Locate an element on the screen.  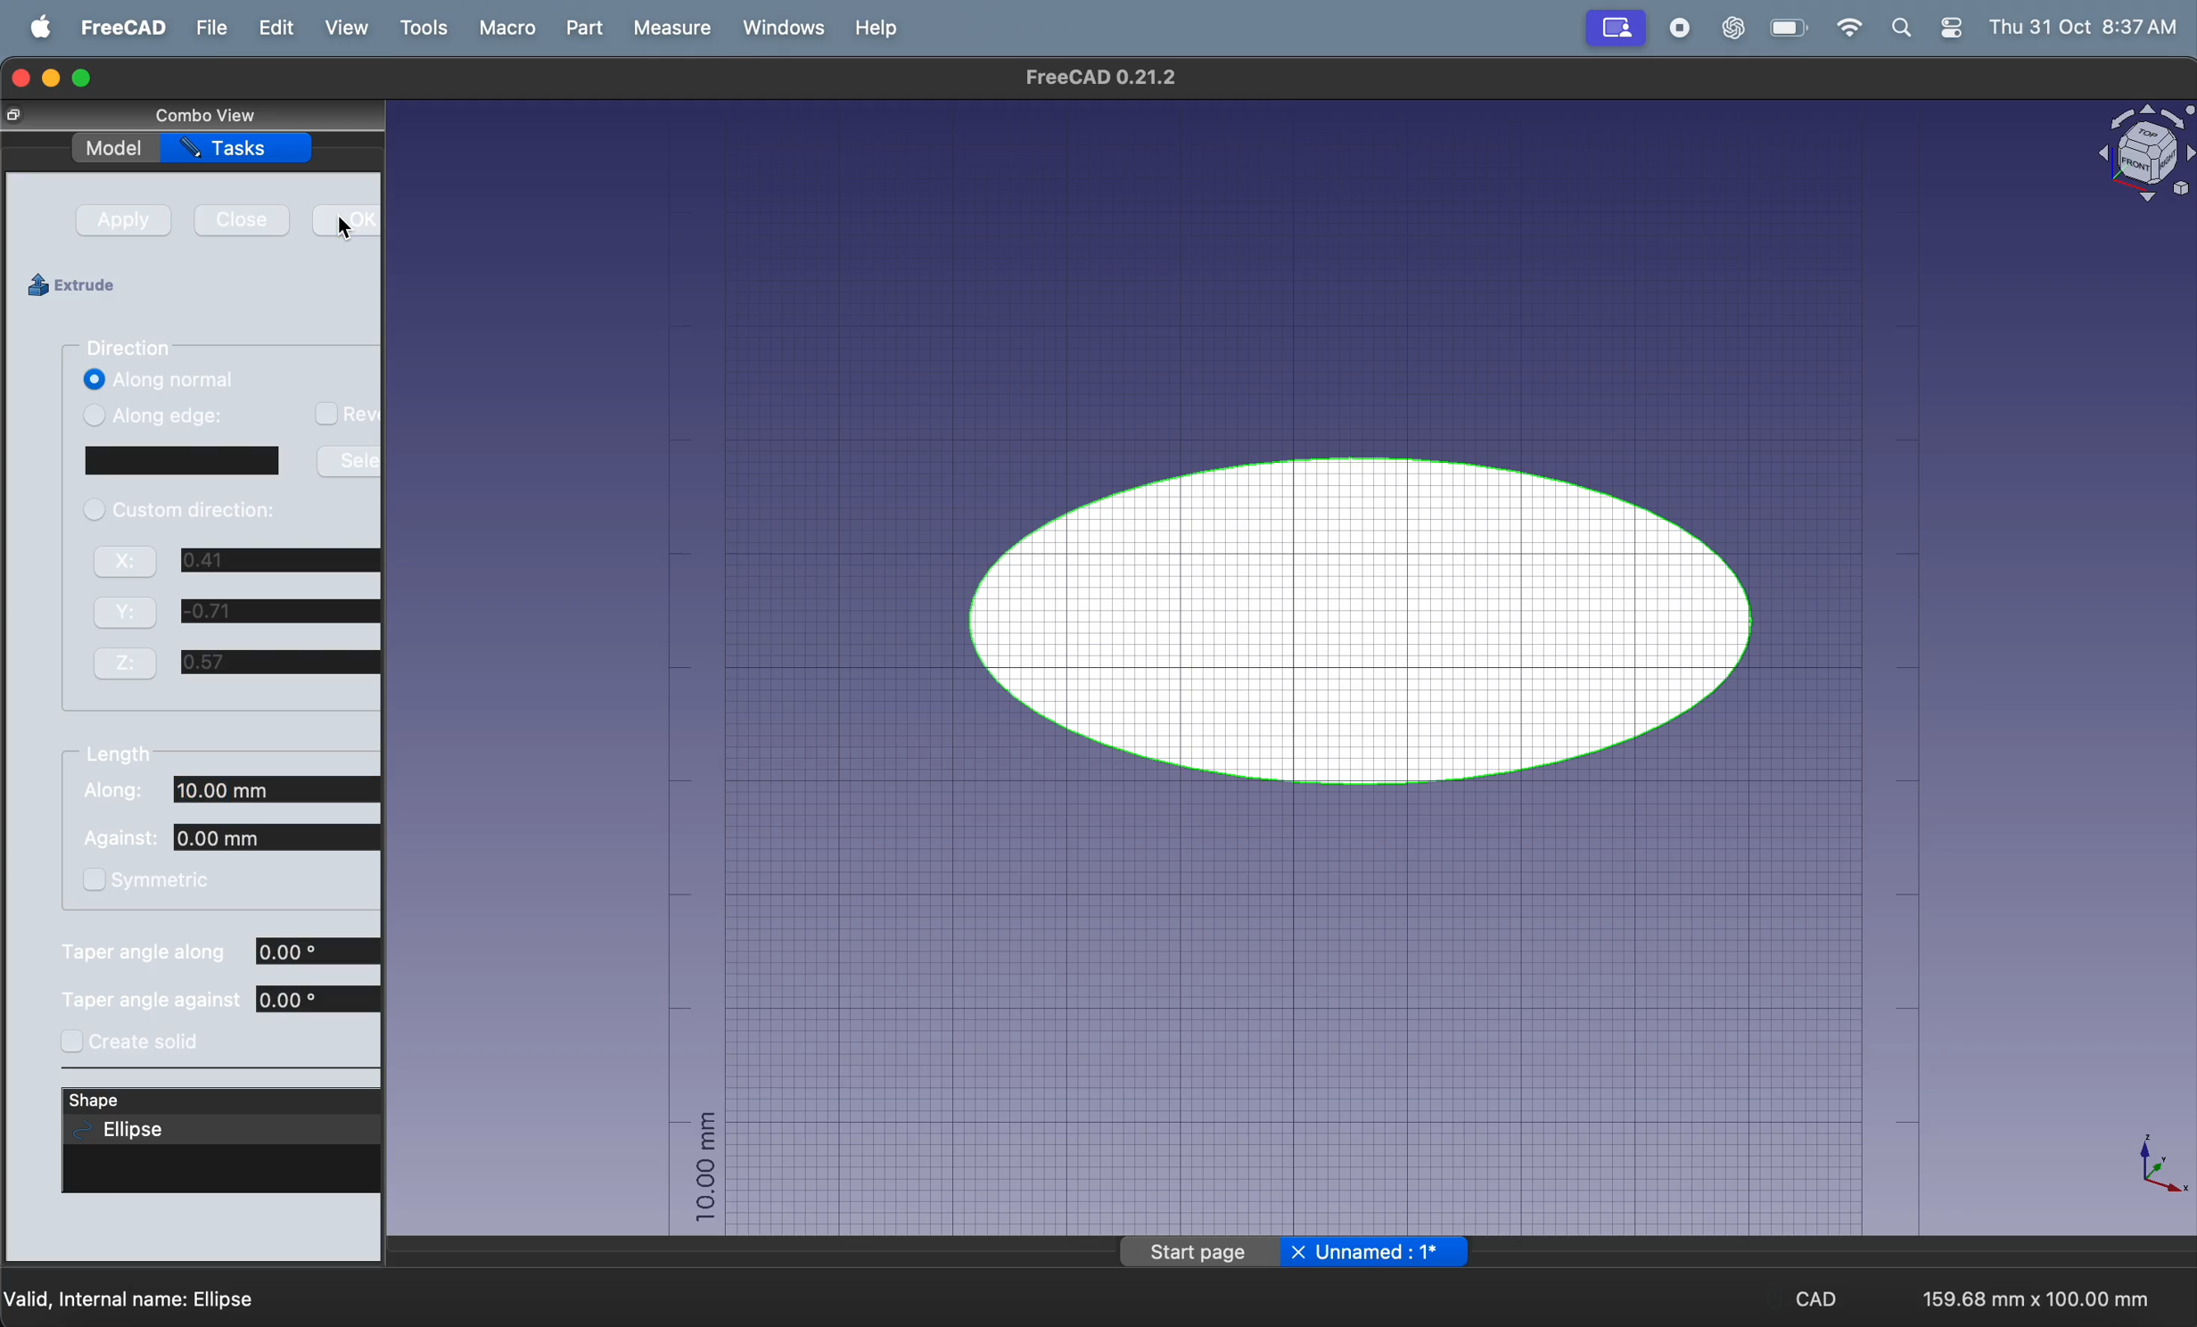
edit is located at coordinates (271, 30).